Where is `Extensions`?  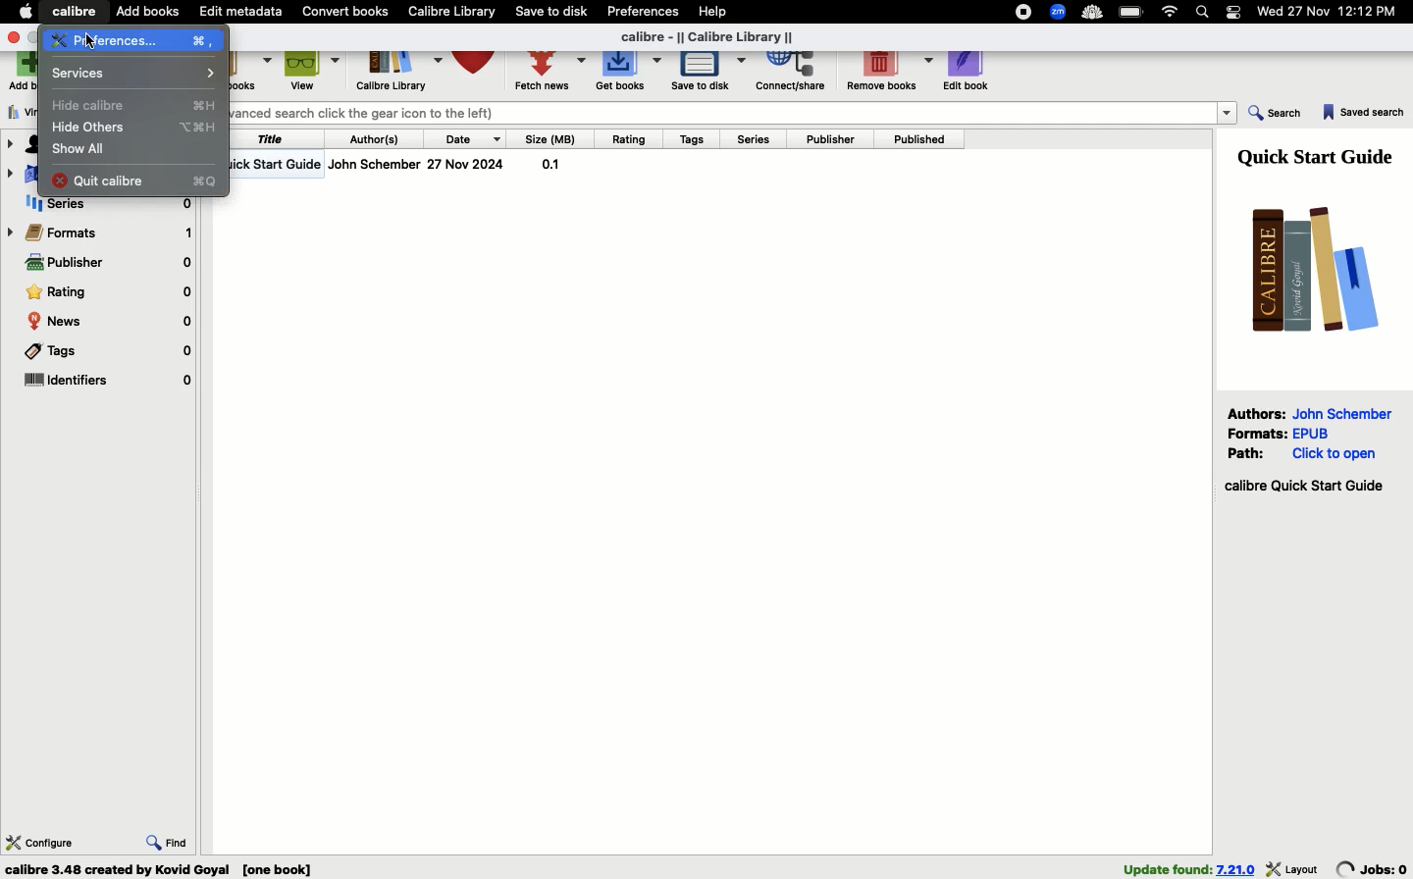
Extensions is located at coordinates (1060, 14).